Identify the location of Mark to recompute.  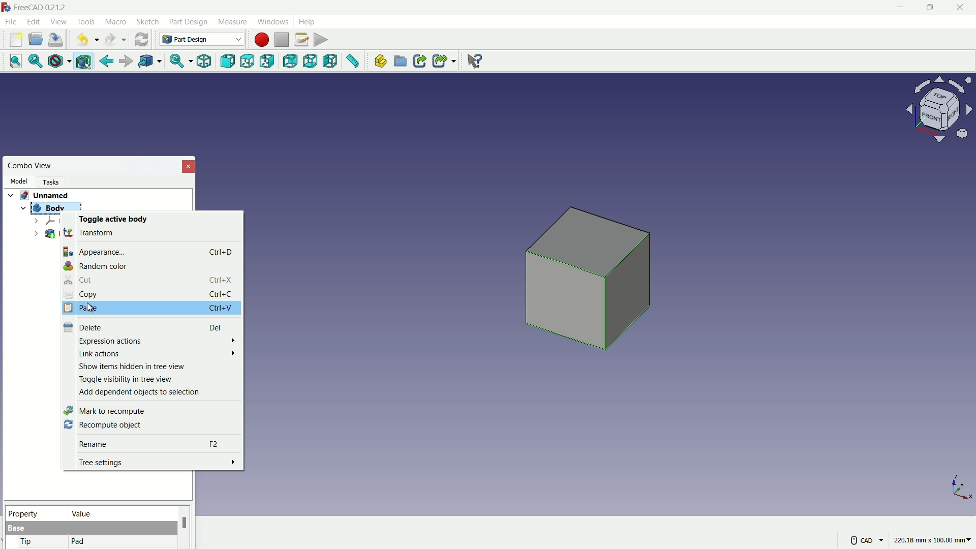
(104, 412).